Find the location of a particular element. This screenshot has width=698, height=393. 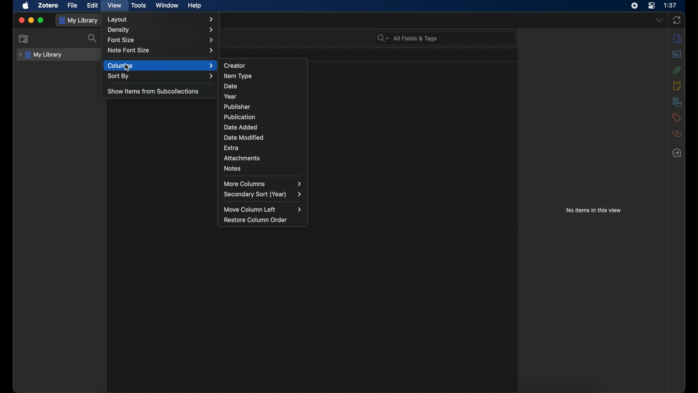

more columns is located at coordinates (264, 184).